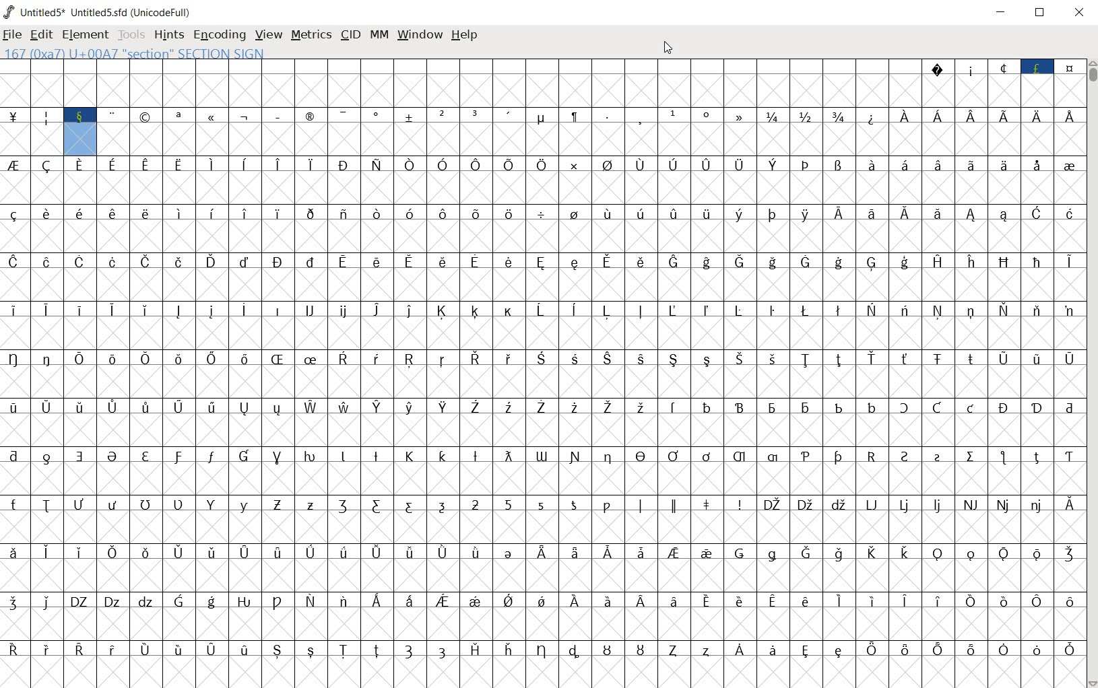 The height and width of the screenshot is (688, 1098). I want to click on accented characters, so click(328, 617).